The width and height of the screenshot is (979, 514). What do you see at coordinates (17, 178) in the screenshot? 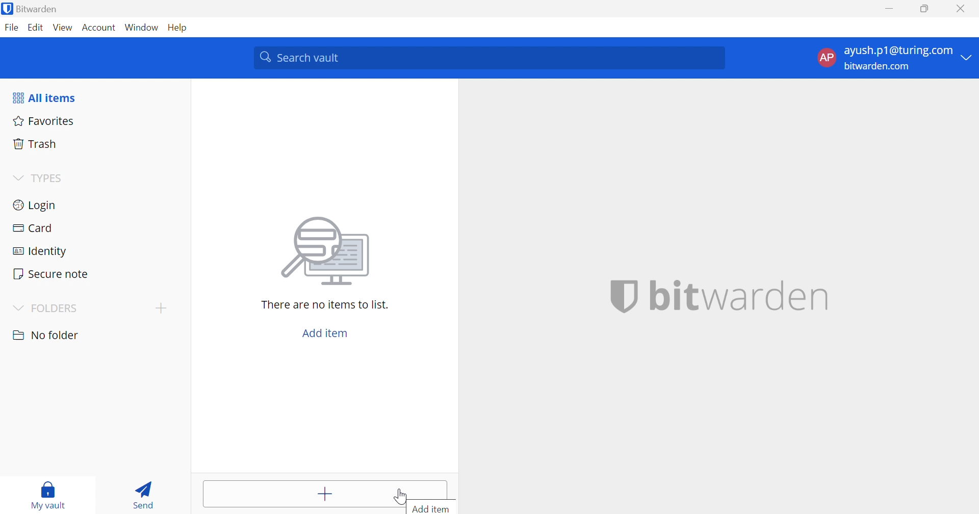
I see `Drop Down` at bounding box center [17, 178].